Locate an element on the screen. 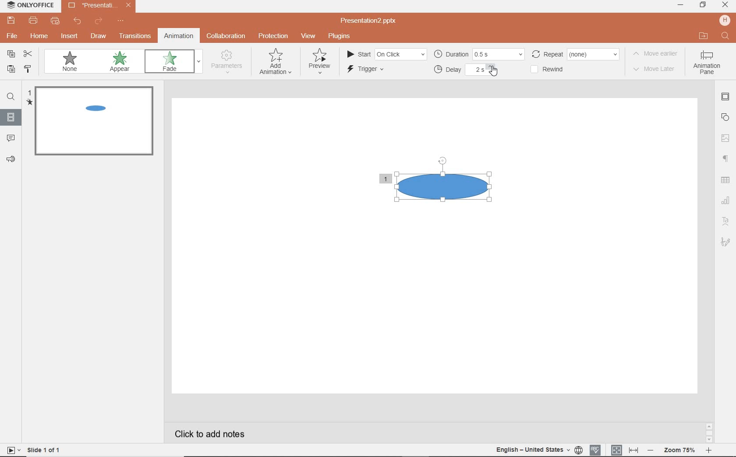  customize quick access toolbar is located at coordinates (120, 21).